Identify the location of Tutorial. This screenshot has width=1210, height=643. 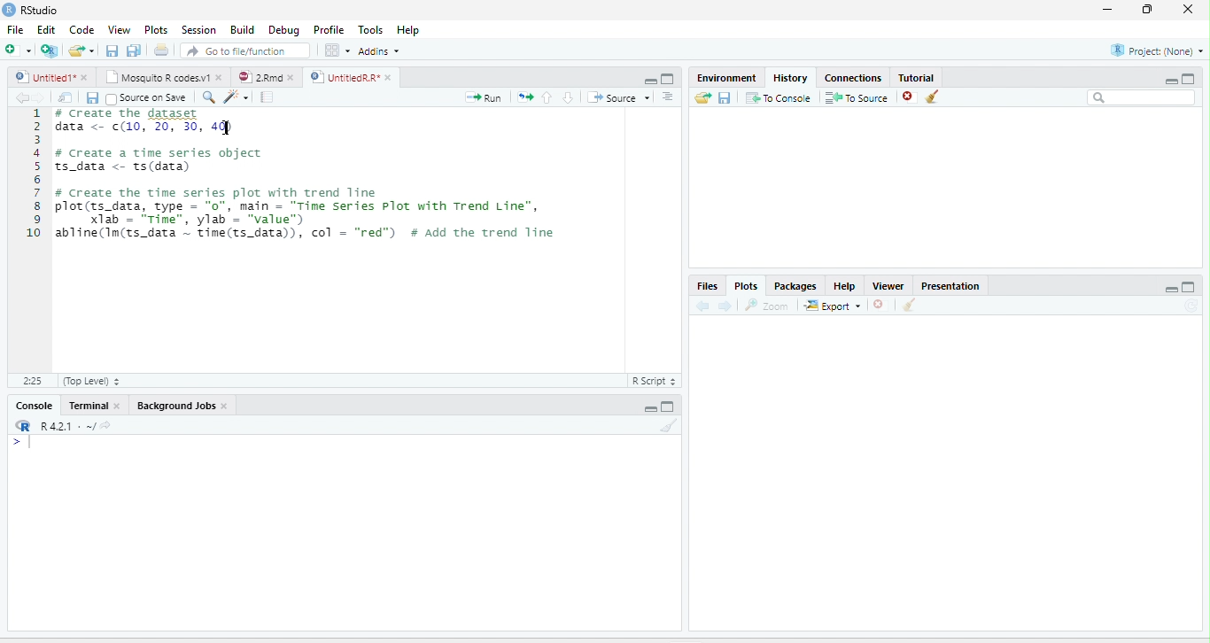
(918, 77).